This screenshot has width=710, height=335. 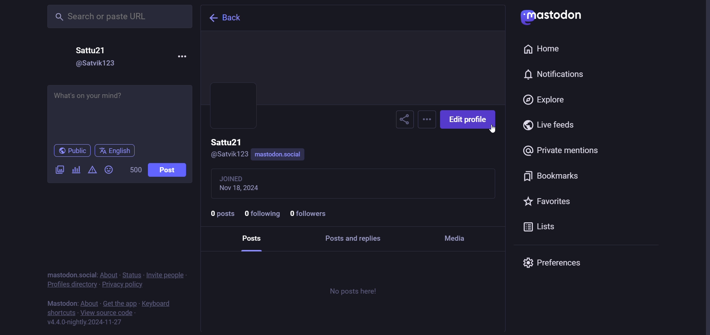 I want to click on @Satvik123, so click(x=95, y=63).